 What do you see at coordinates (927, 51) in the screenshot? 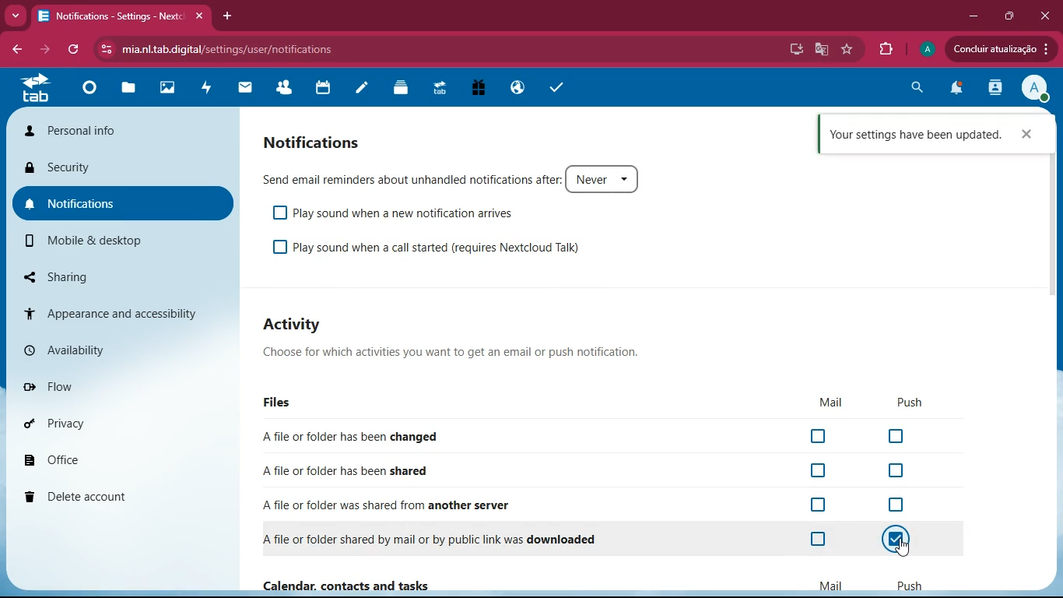
I see `profile` at bounding box center [927, 51].